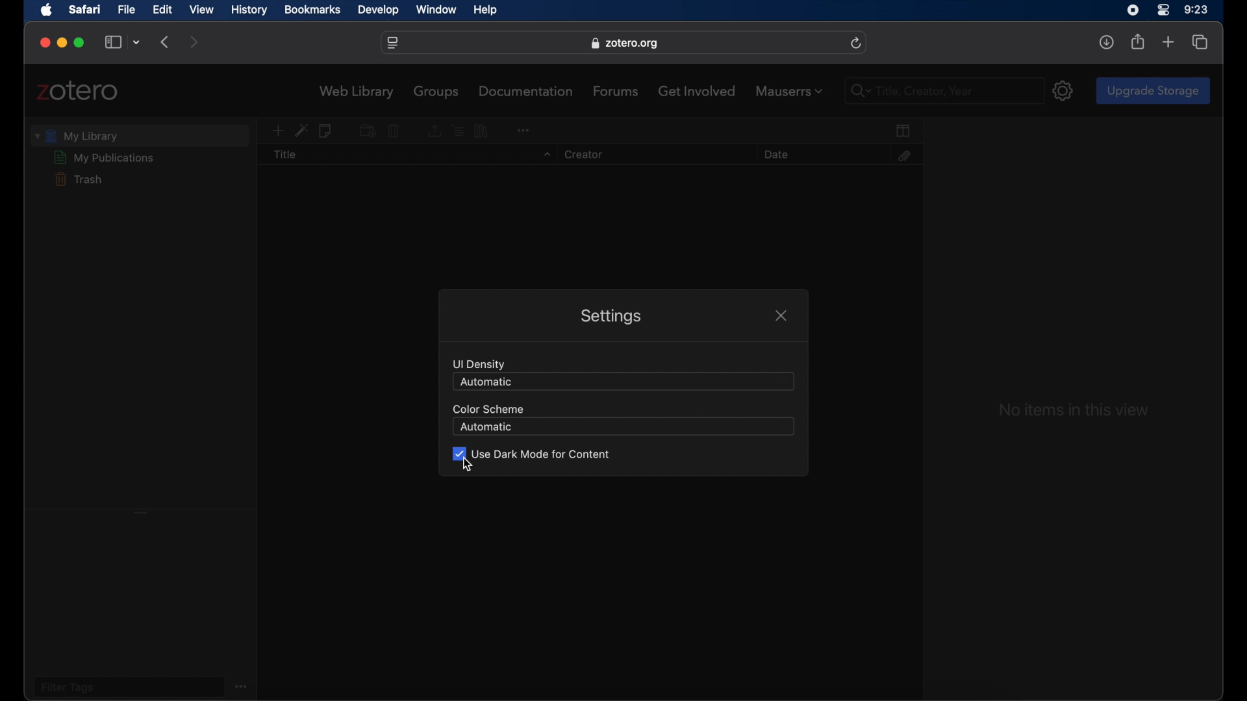 This screenshot has height=701, width=1247. I want to click on forums, so click(616, 91).